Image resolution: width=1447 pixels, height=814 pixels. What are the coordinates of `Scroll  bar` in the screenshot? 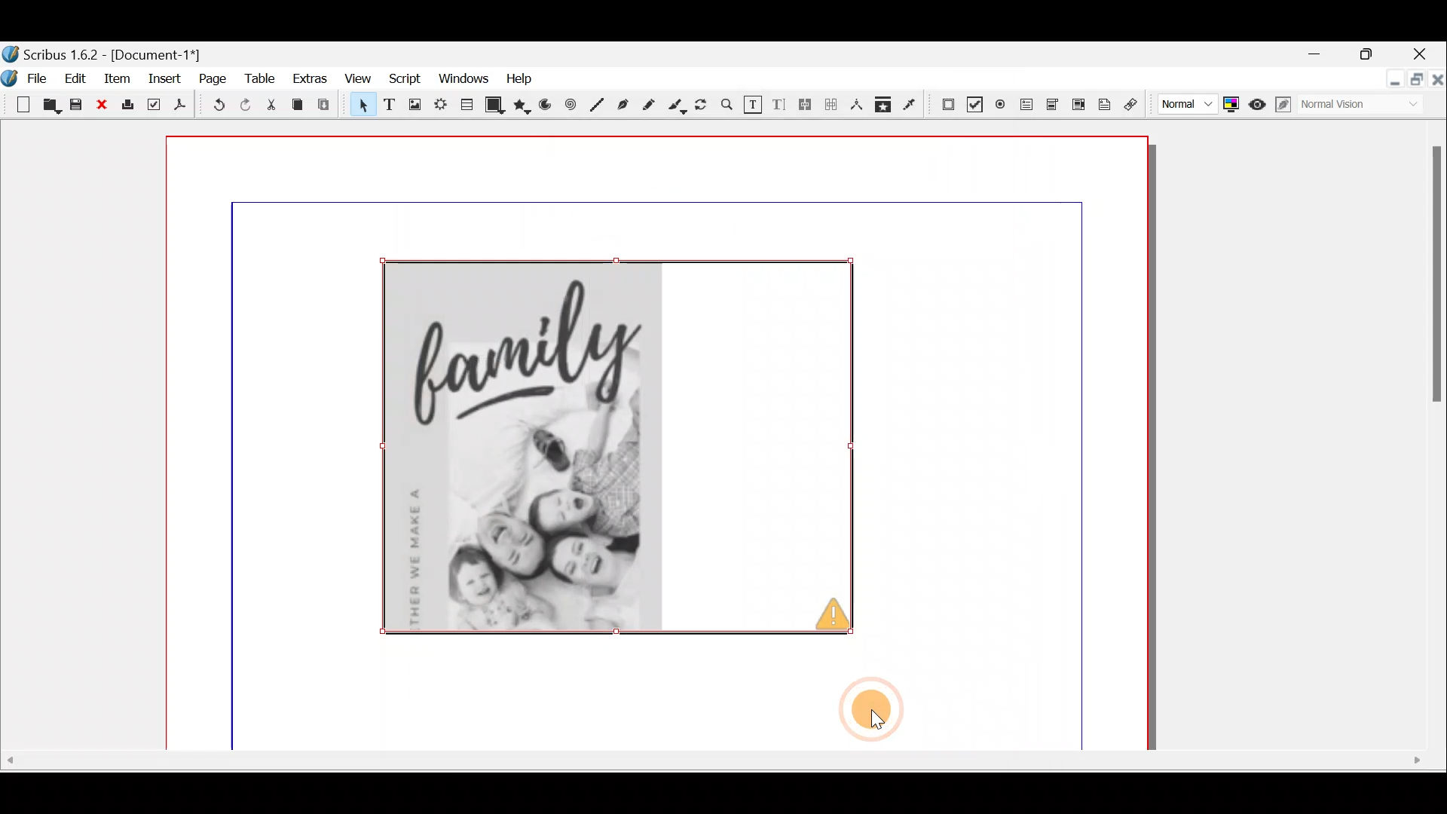 It's located at (722, 773).